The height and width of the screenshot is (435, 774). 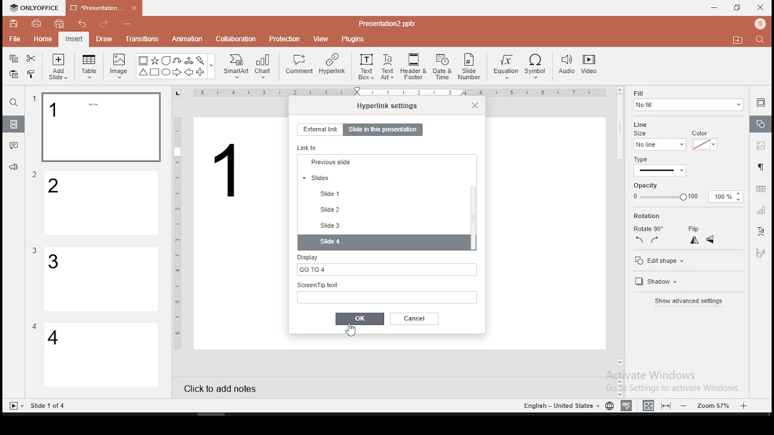 What do you see at coordinates (13, 74) in the screenshot?
I see `paste` at bounding box center [13, 74].